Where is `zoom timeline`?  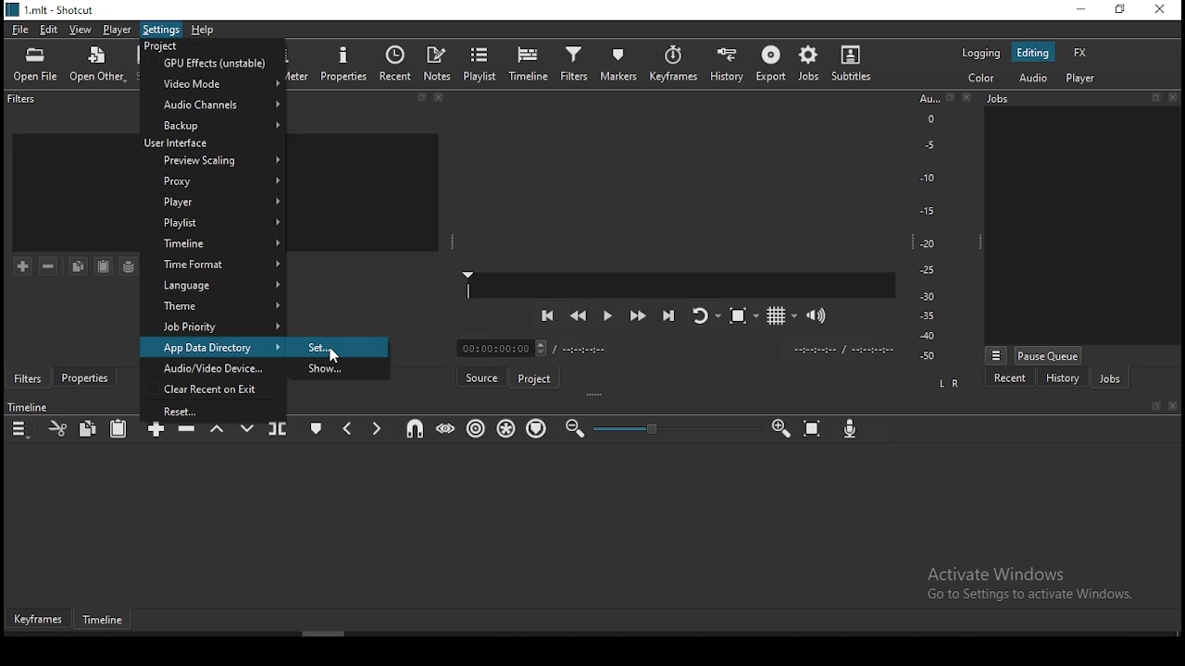
zoom timeline is located at coordinates (780, 428).